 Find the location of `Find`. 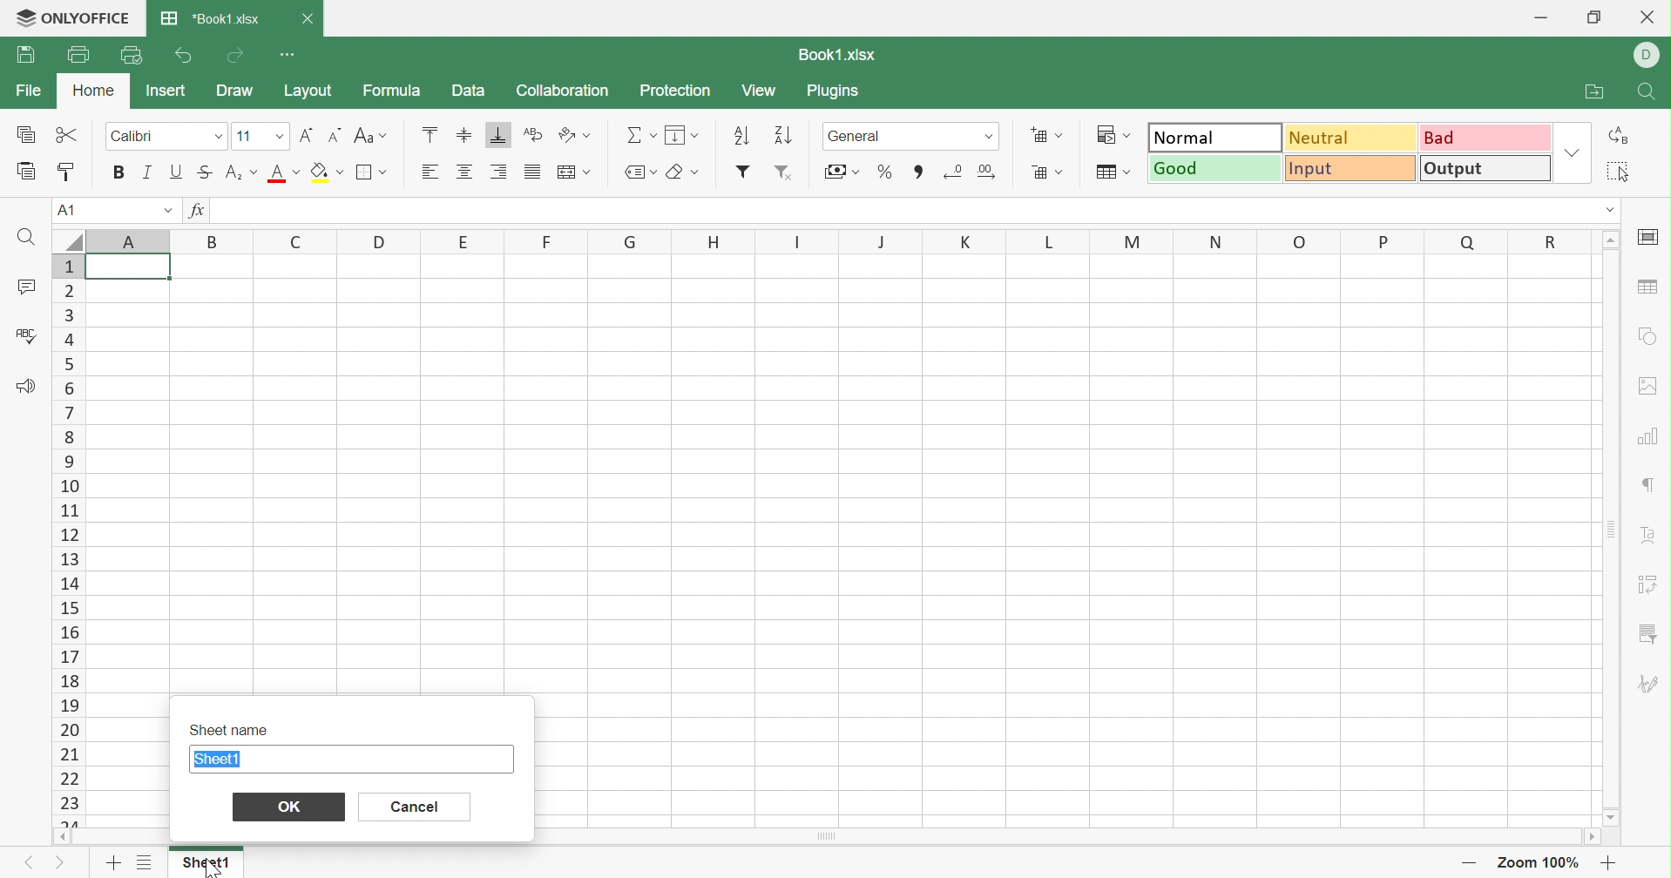

Find is located at coordinates (25, 237).